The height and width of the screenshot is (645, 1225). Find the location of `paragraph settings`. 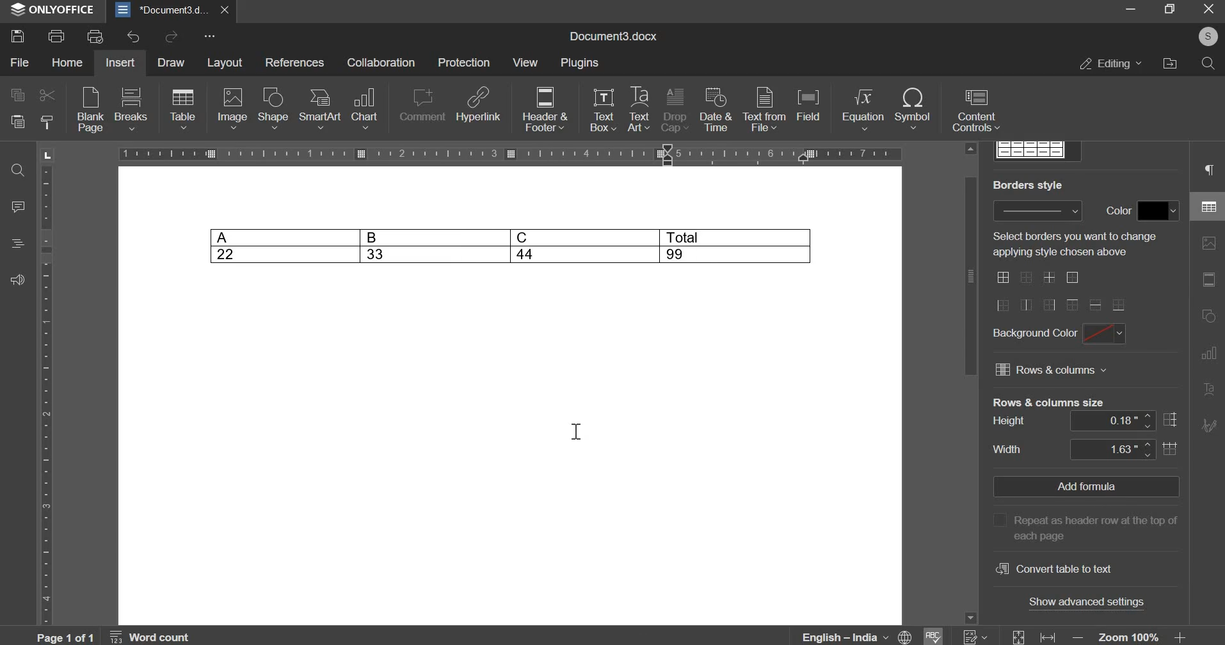

paragraph settings is located at coordinates (1210, 170).